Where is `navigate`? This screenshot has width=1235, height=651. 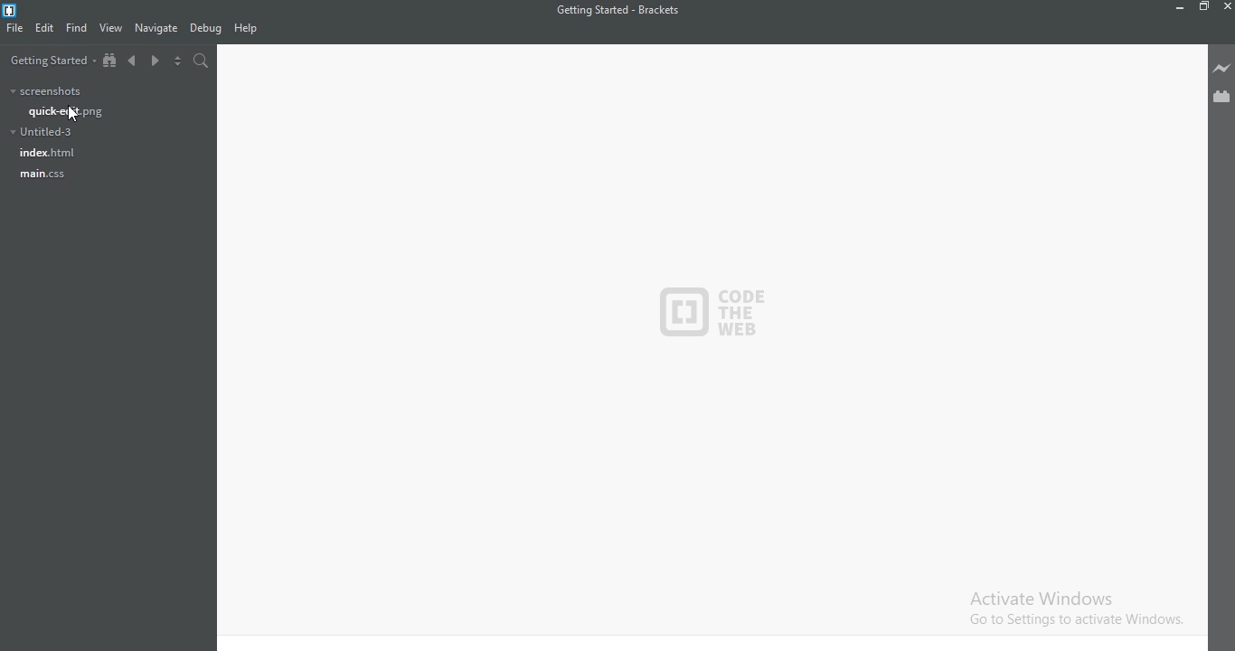
navigate is located at coordinates (156, 28).